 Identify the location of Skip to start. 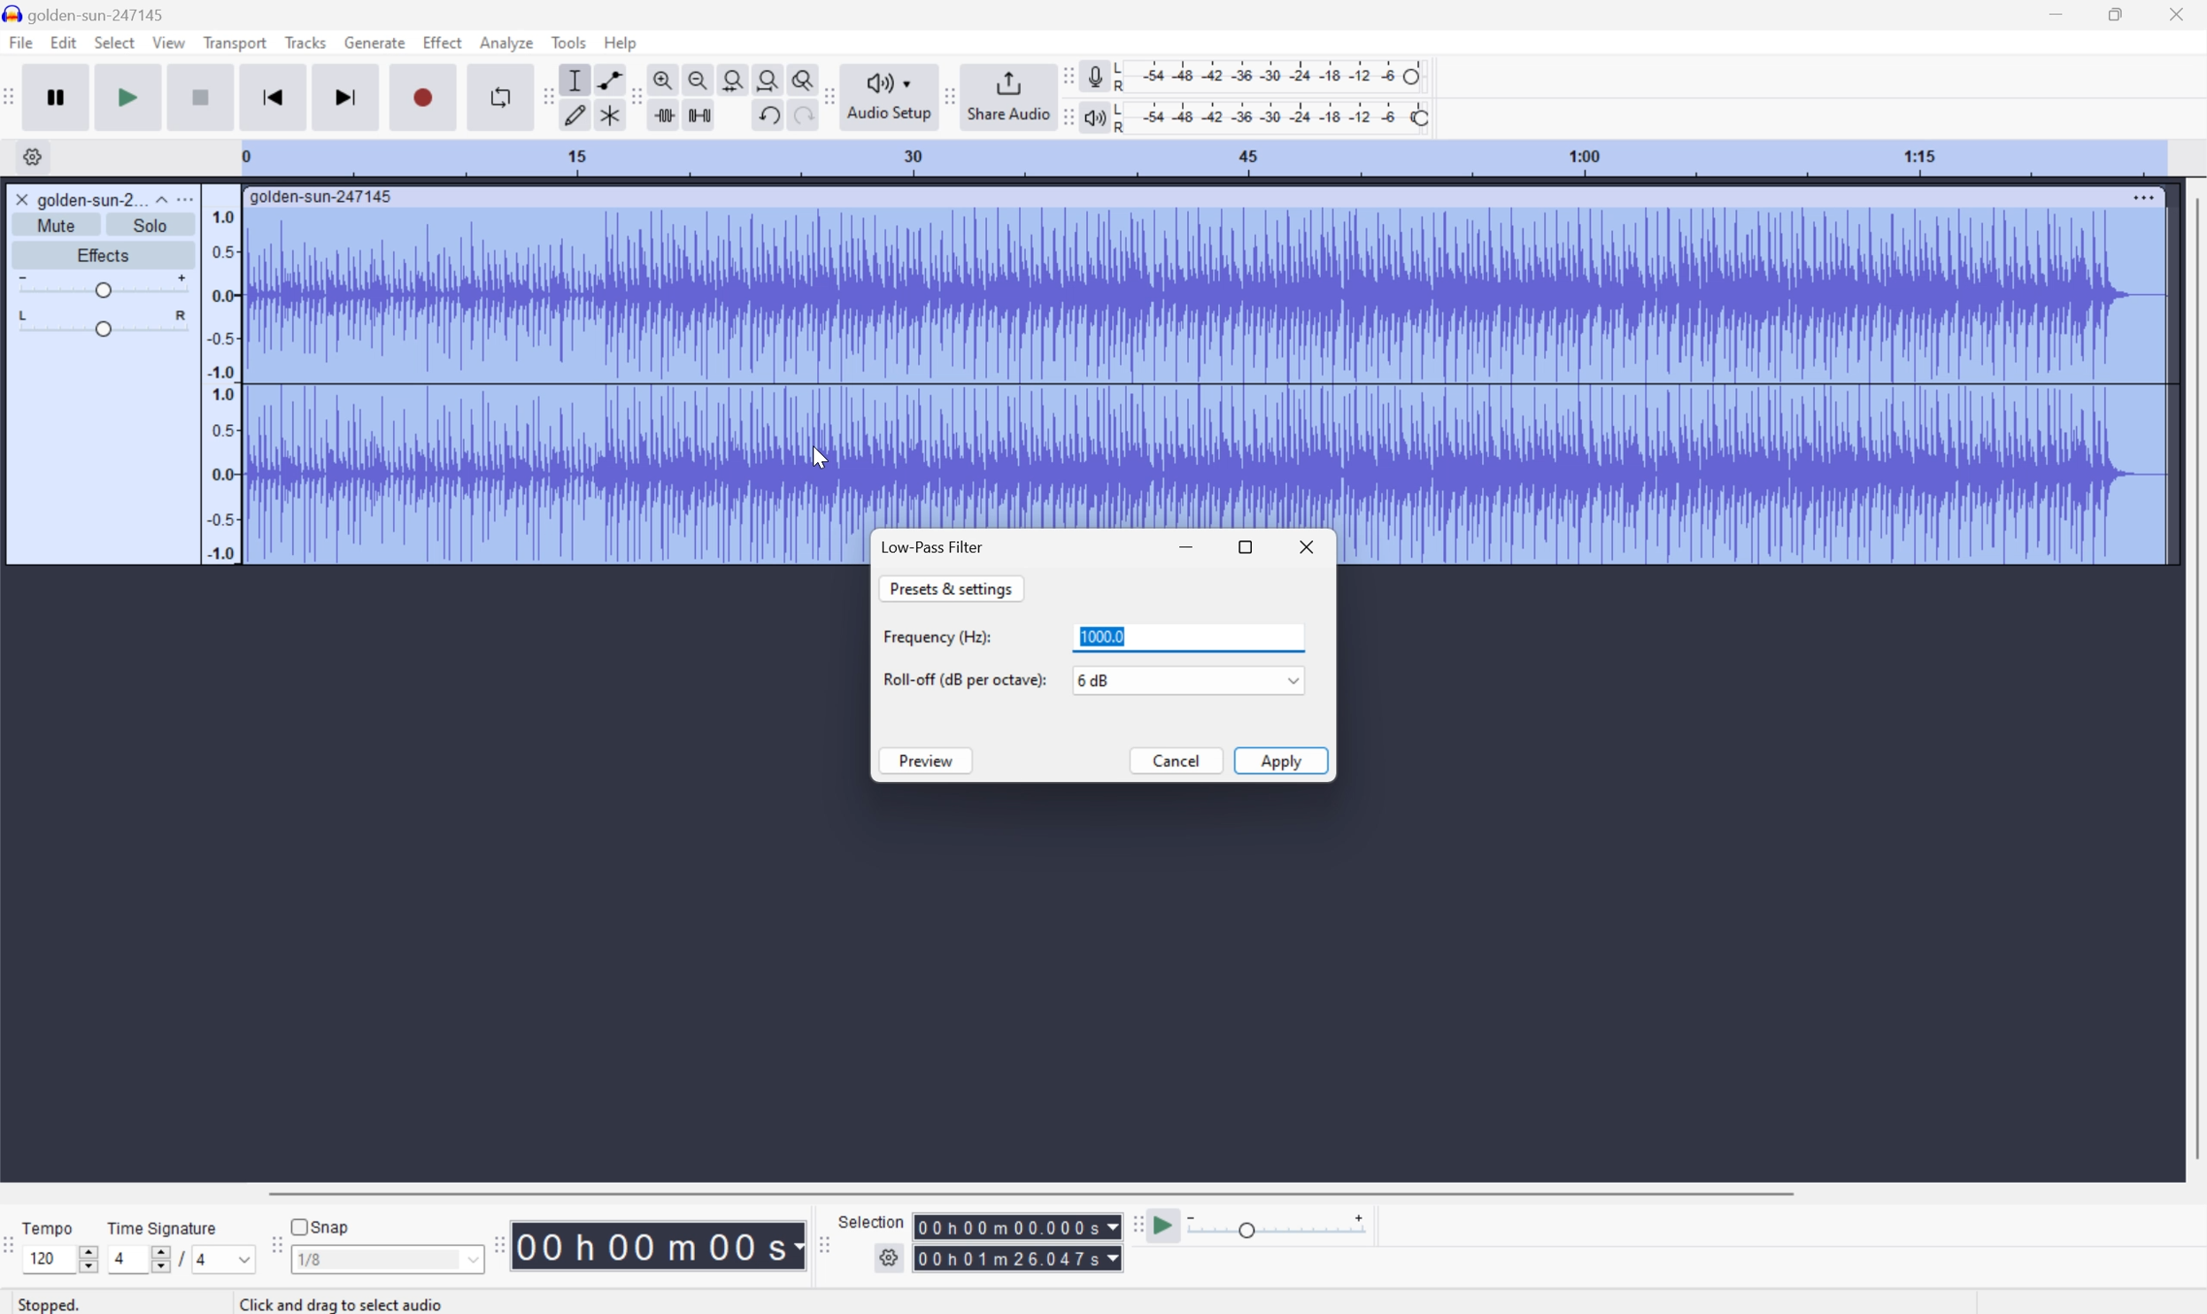
(274, 96).